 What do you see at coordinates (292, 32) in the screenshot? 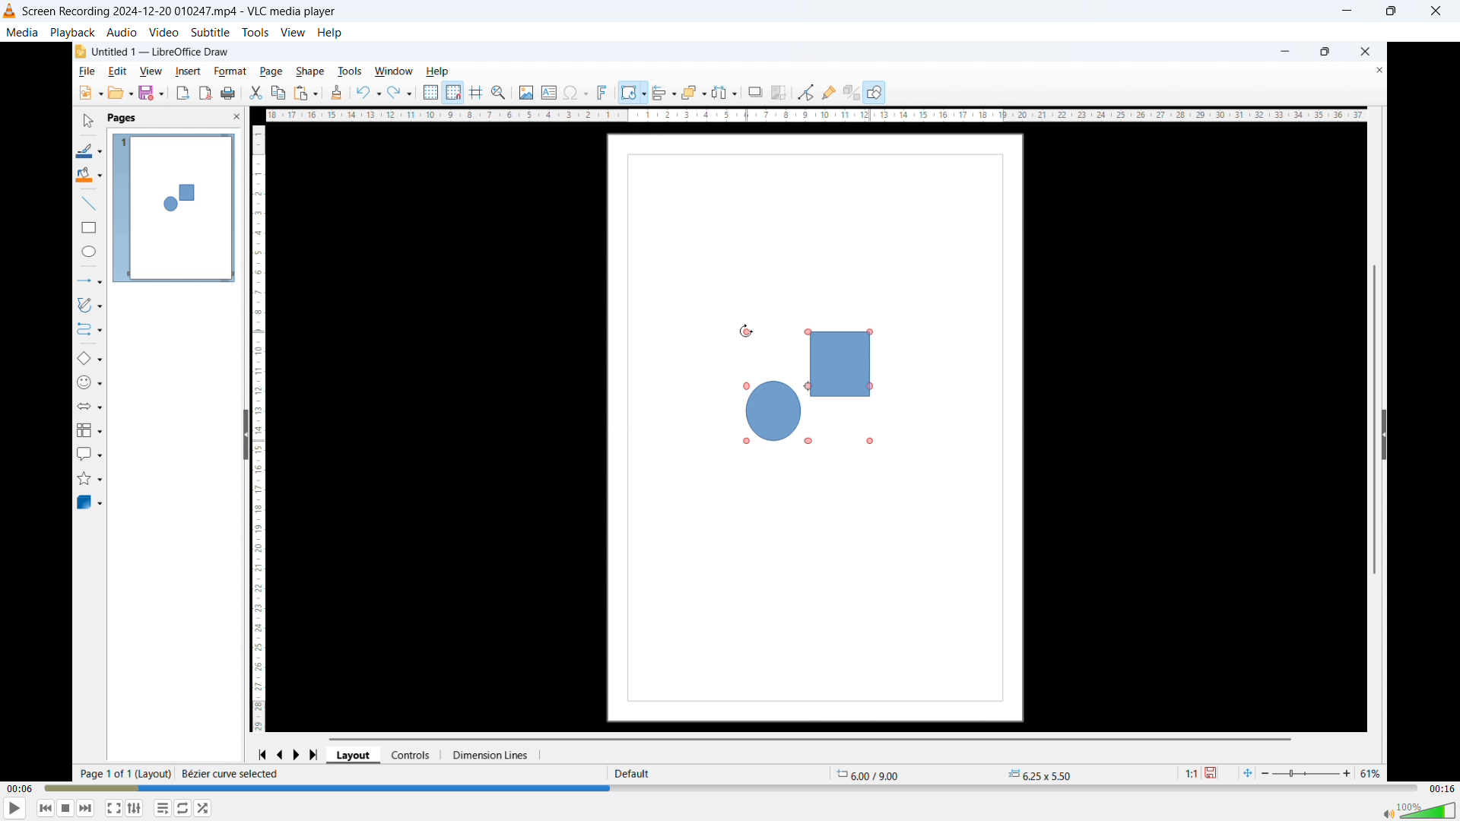
I see `view ` at bounding box center [292, 32].